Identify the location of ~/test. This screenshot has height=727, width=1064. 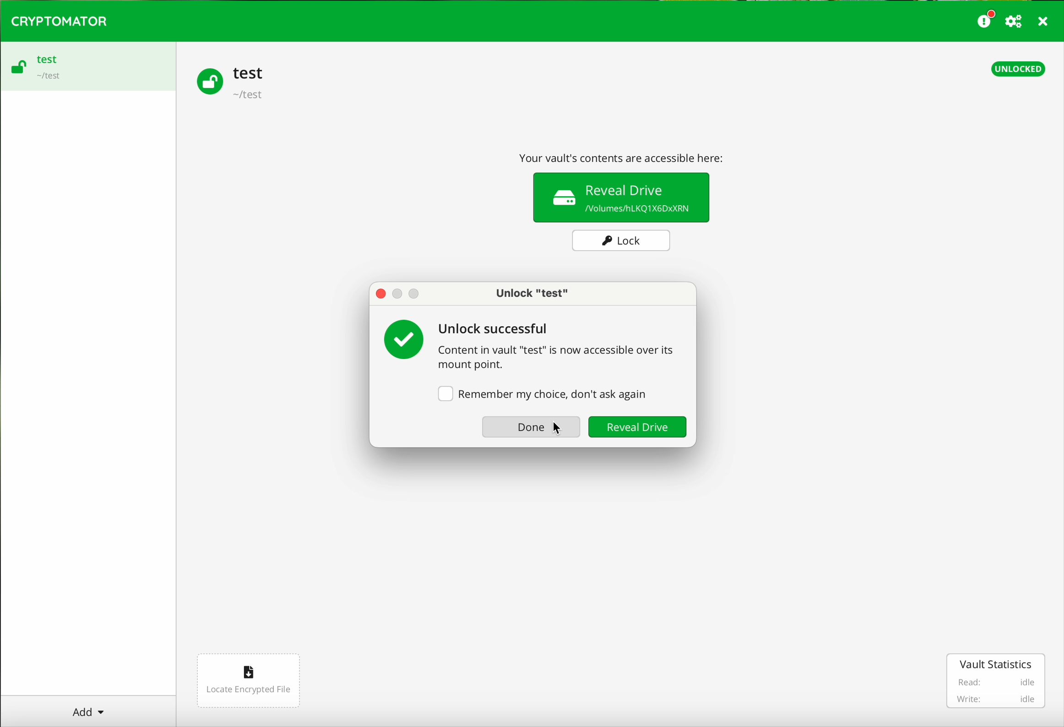
(47, 78).